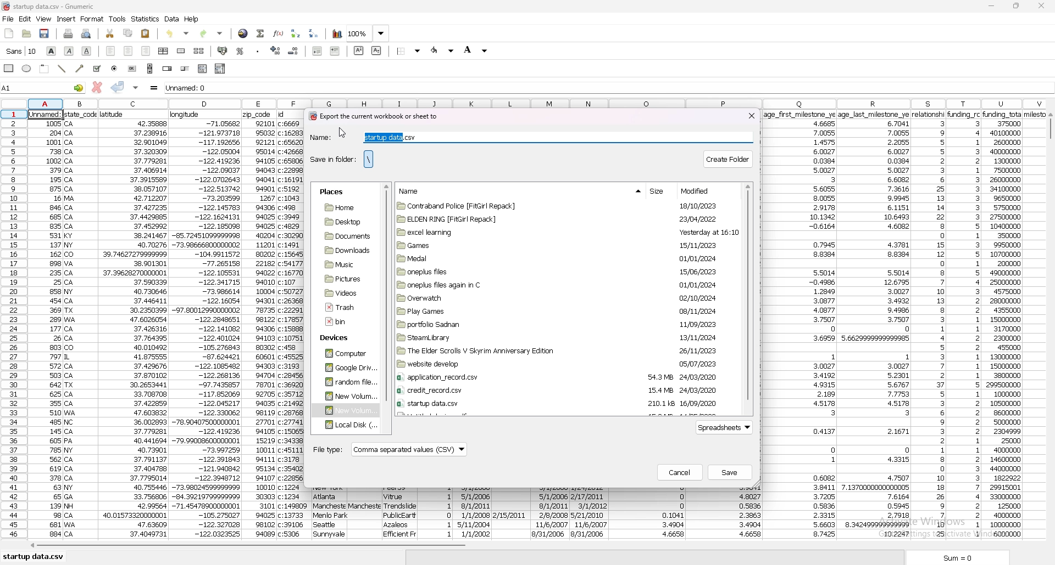  What do you see at coordinates (346, 425) in the screenshot?
I see `folder` at bounding box center [346, 425].